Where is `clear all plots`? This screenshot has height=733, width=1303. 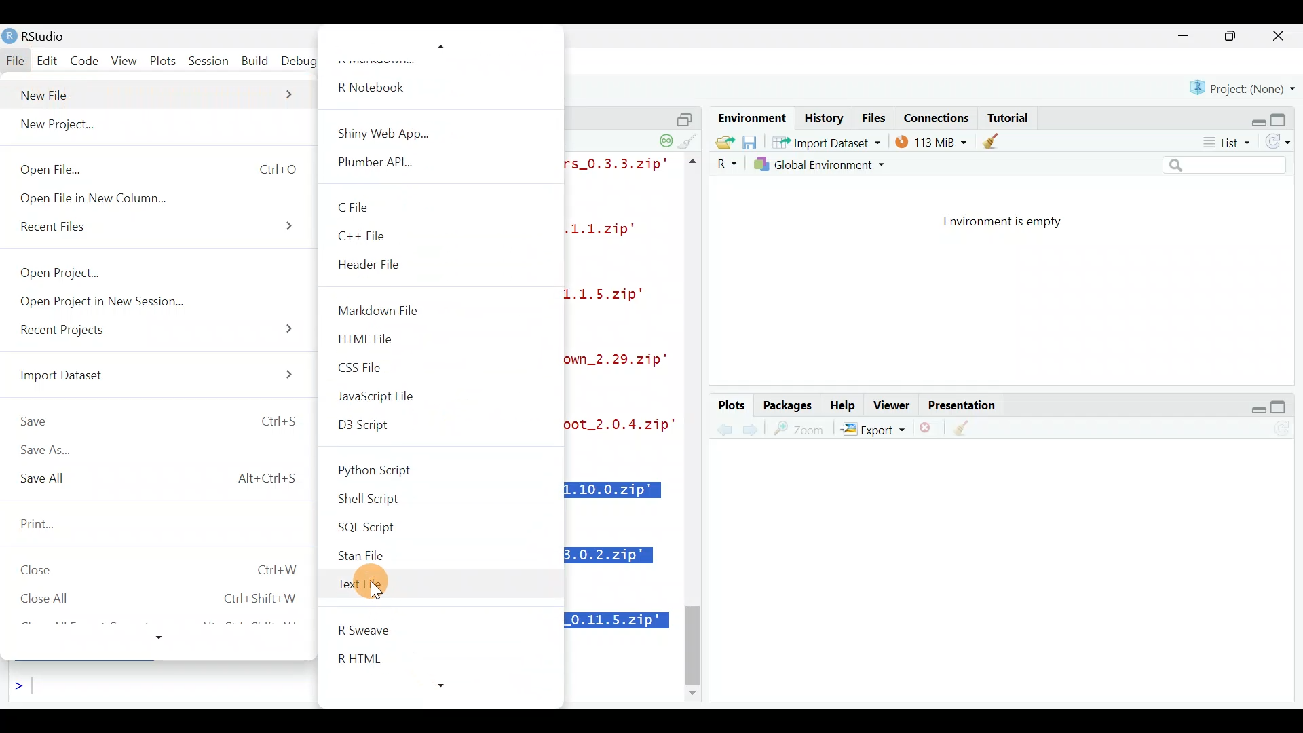 clear all plots is located at coordinates (969, 430).